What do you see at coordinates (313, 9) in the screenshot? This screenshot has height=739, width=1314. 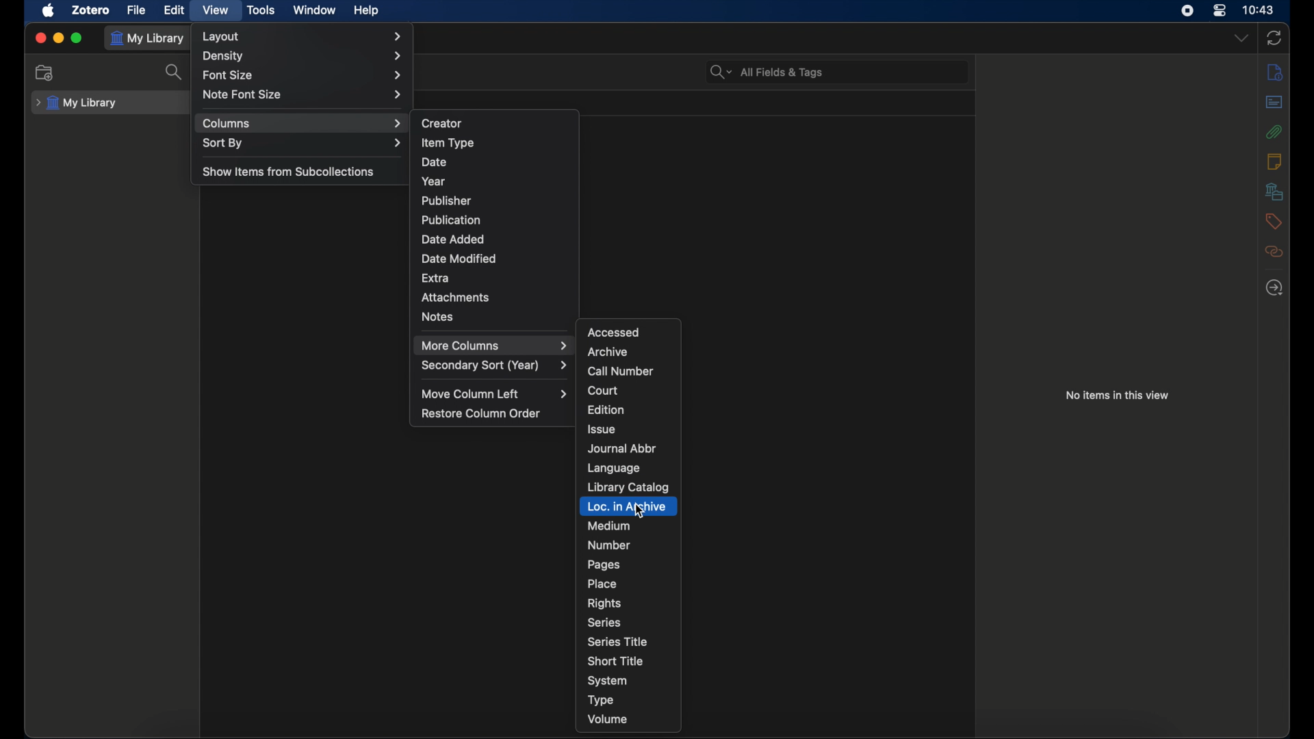 I see `window` at bounding box center [313, 9].